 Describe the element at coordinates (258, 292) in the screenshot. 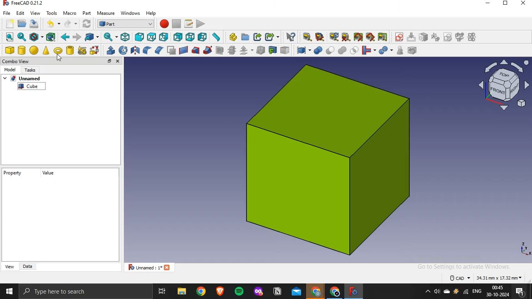

I see `mozilla firefox` at that location.